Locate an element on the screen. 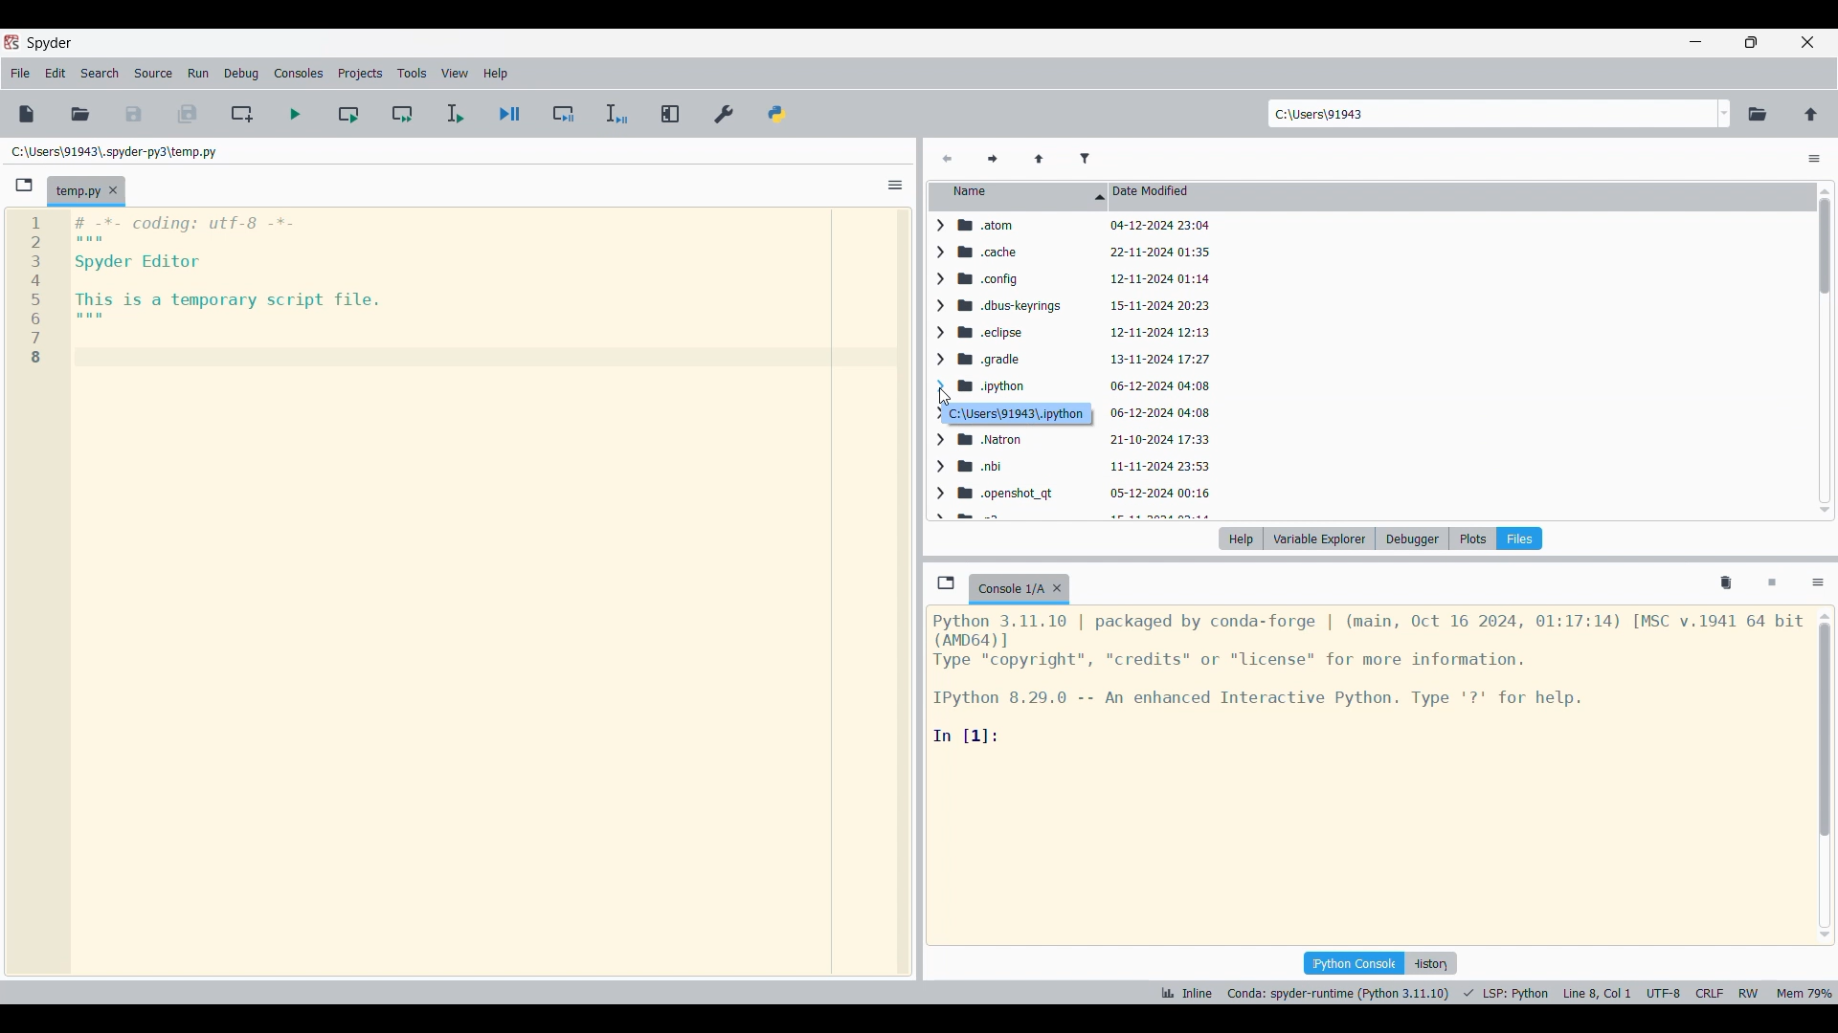  Vertical slide bar is located at coordinates (1825, 776).